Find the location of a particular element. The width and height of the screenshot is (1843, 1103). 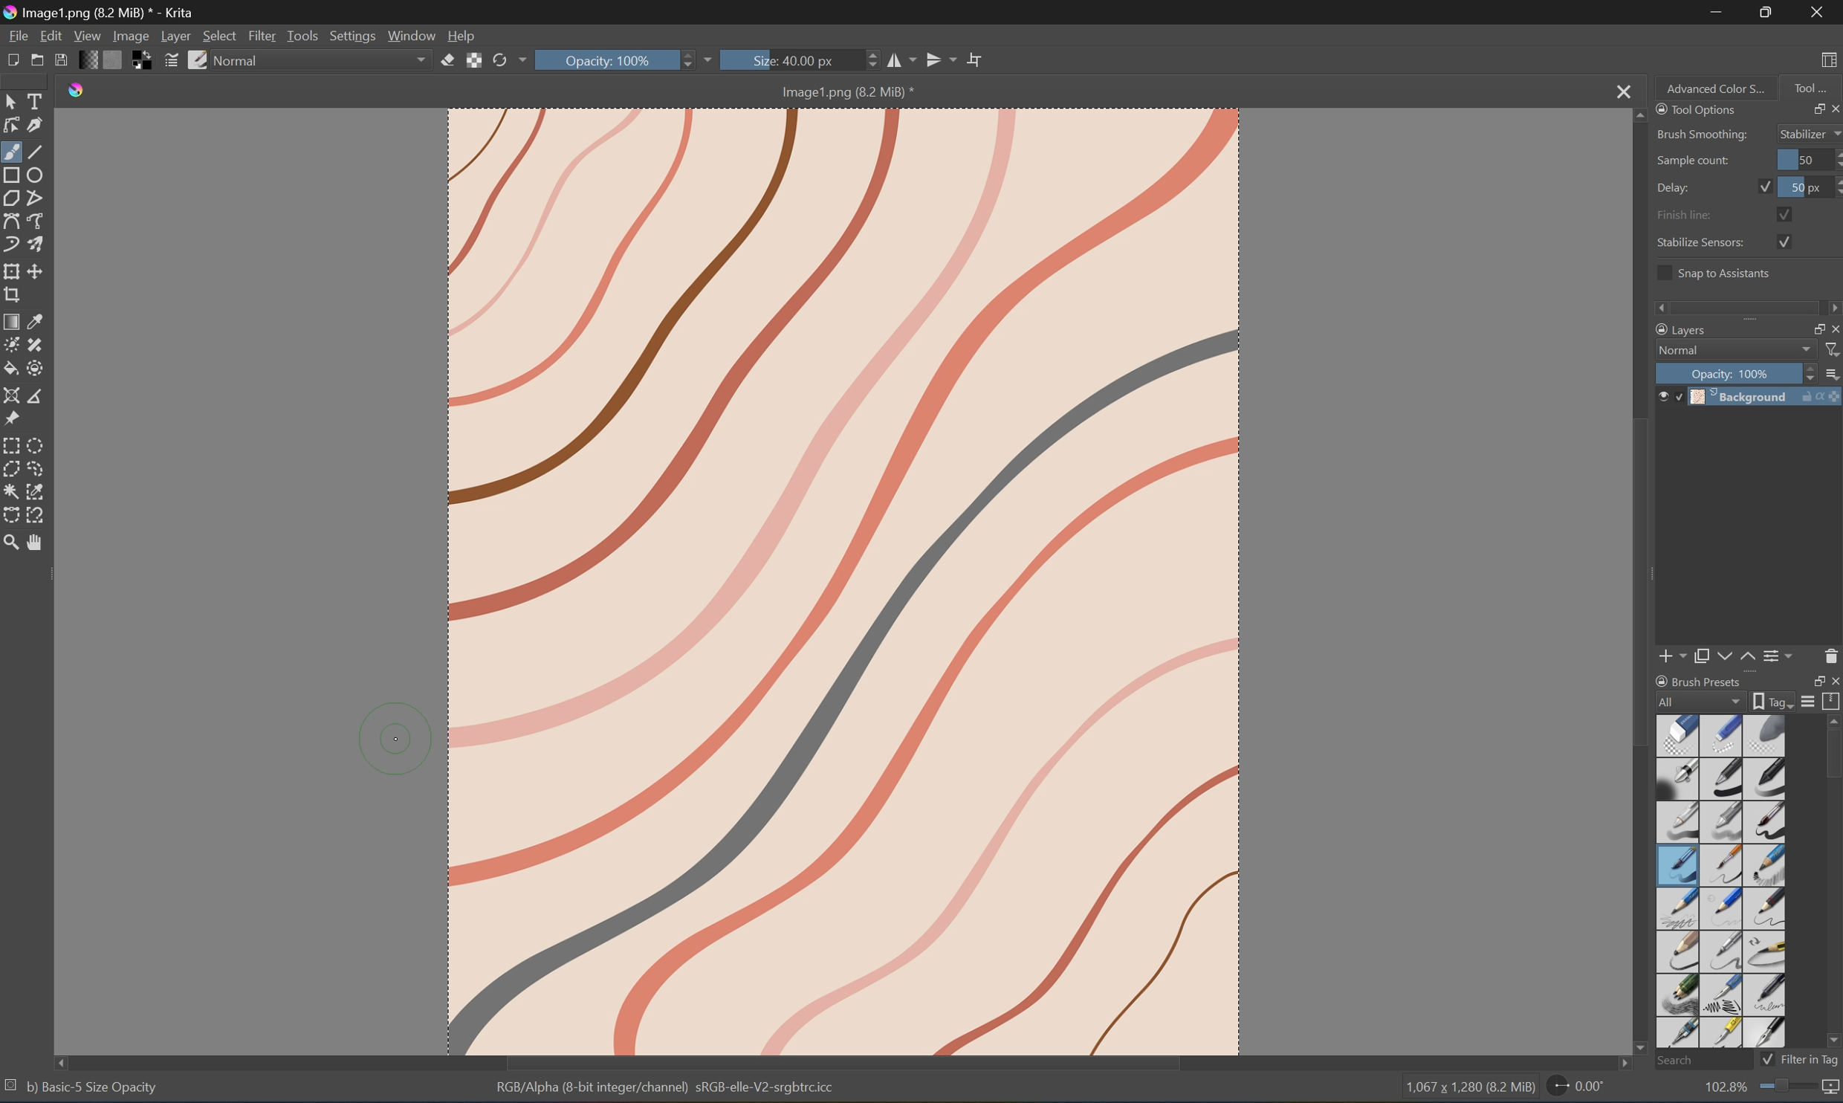

Scroll Left is located at coordinates (1662, 307).